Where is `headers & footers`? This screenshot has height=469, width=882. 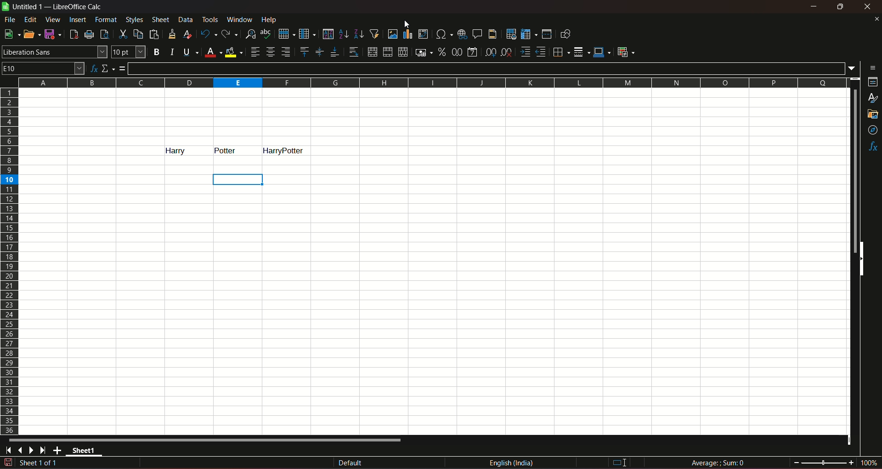 headers & footers is located at coordinates (492, 33).